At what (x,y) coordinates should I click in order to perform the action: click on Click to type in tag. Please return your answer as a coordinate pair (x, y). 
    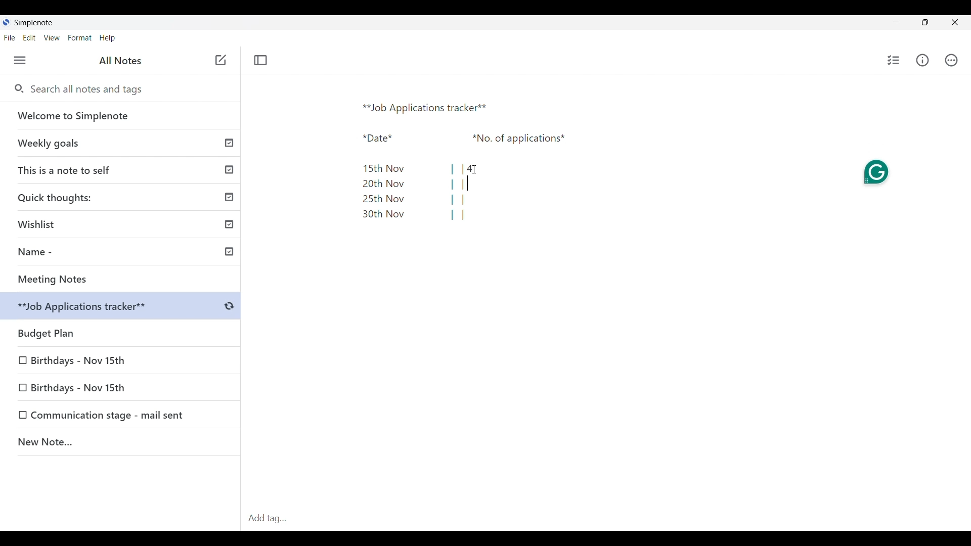
    Looking at the image, I should click on (606, 519).